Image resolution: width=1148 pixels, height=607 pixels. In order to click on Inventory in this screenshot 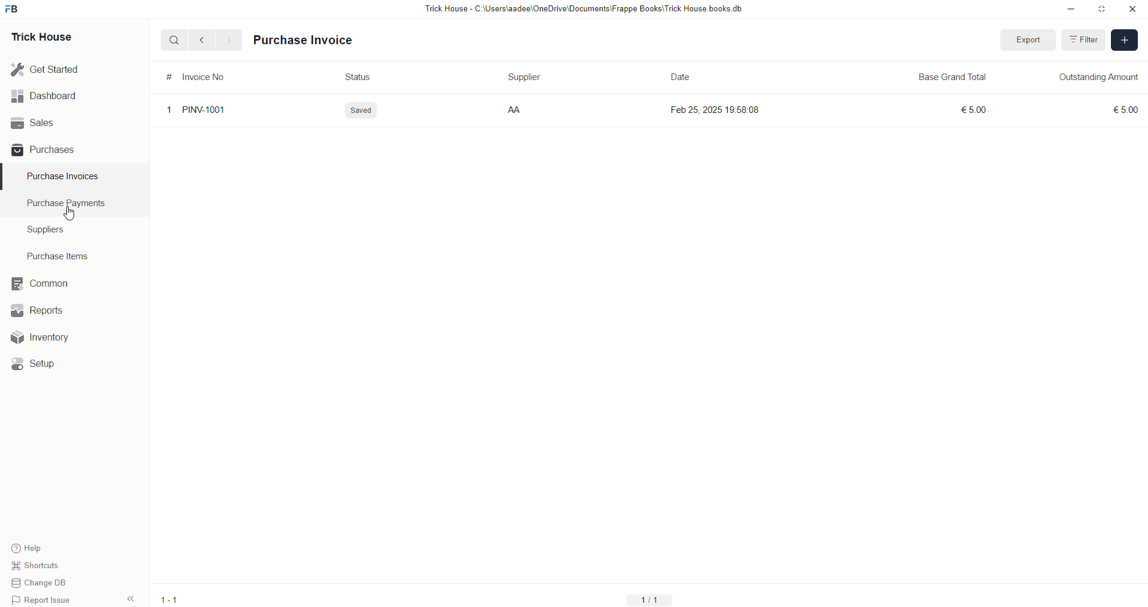, I will do `click(47, 340)`.